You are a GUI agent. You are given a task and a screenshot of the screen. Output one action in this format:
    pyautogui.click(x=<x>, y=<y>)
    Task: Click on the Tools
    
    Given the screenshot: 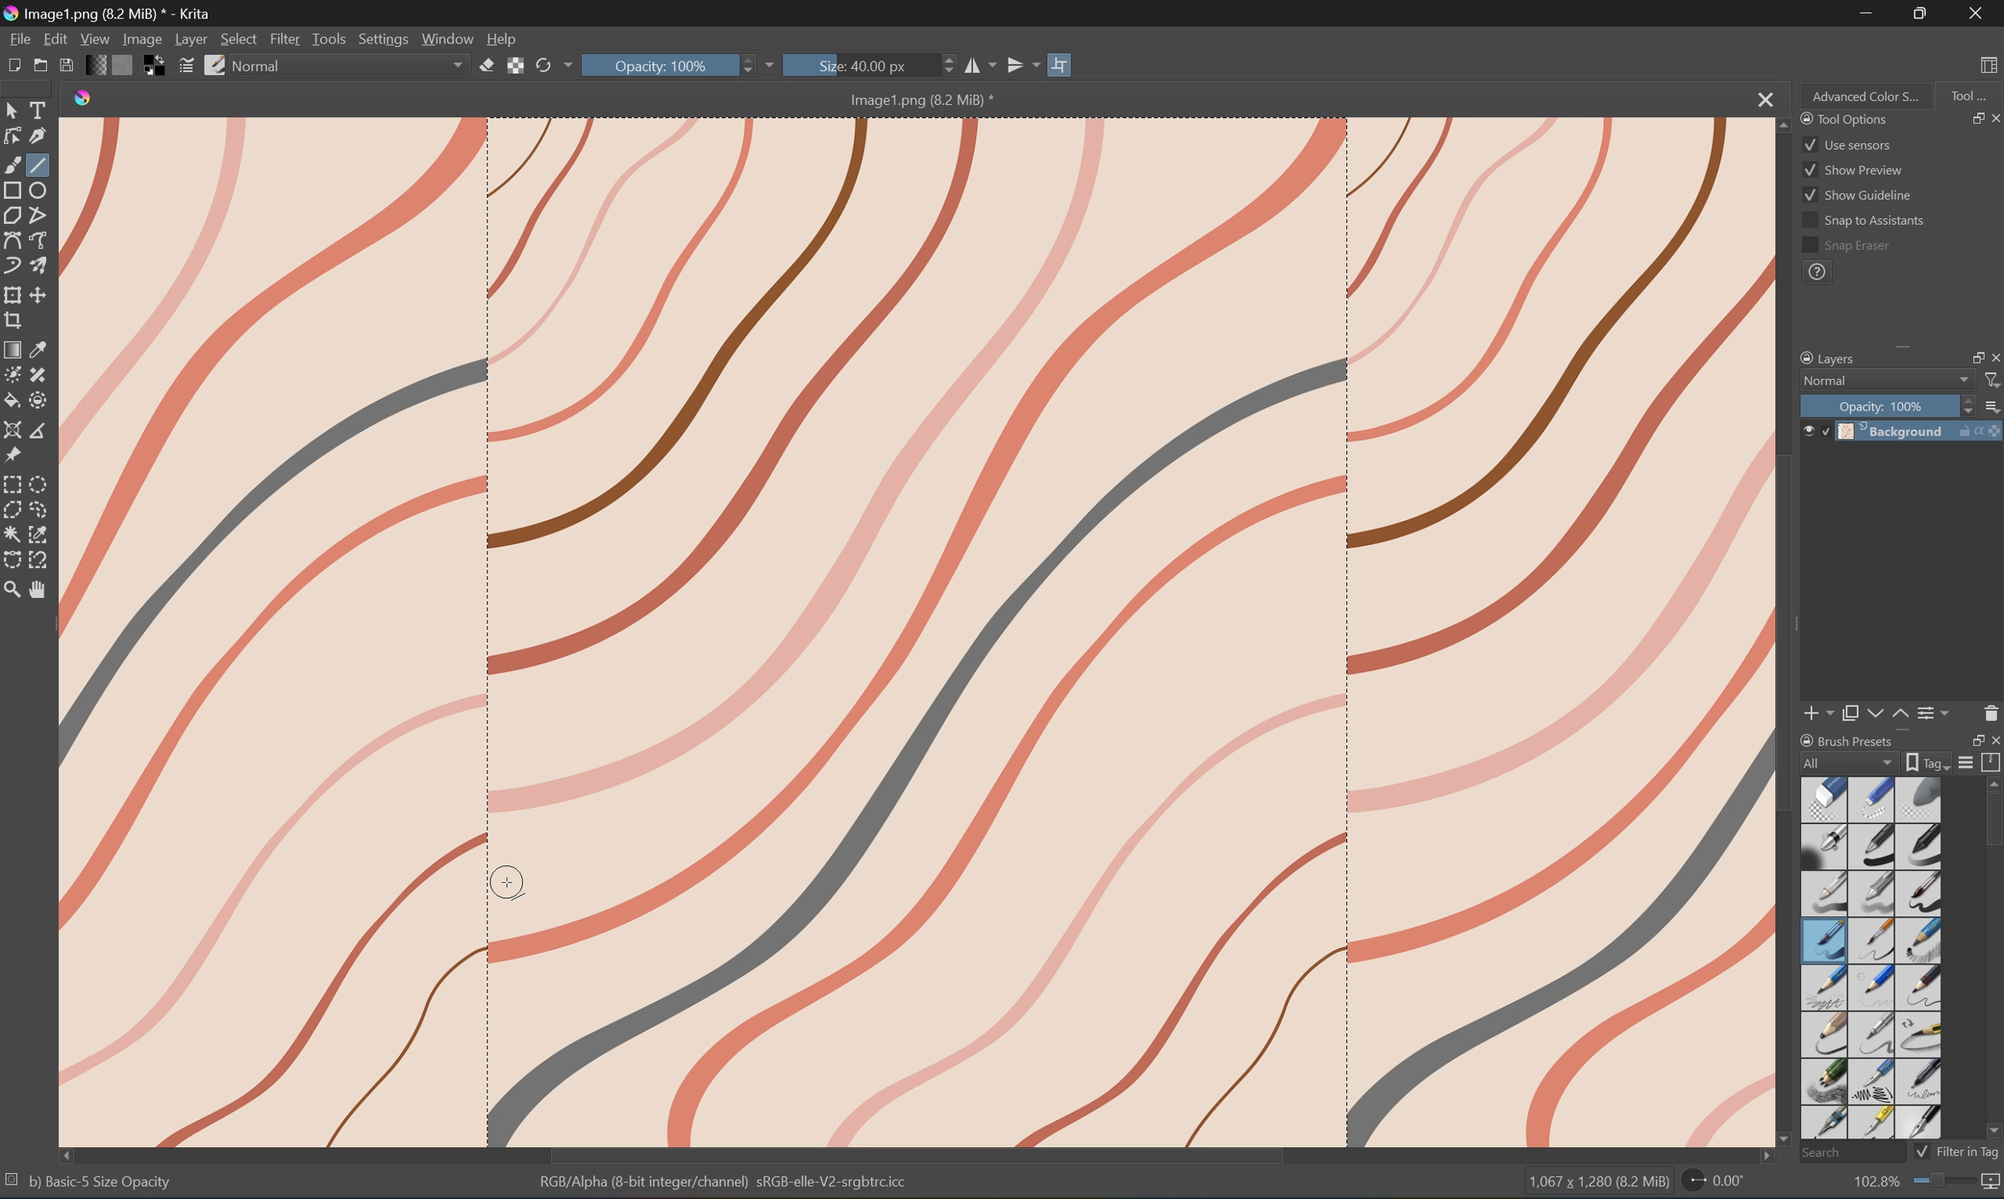 What is the action you would take?
    pyautogui.click(x=330, y=39)
    